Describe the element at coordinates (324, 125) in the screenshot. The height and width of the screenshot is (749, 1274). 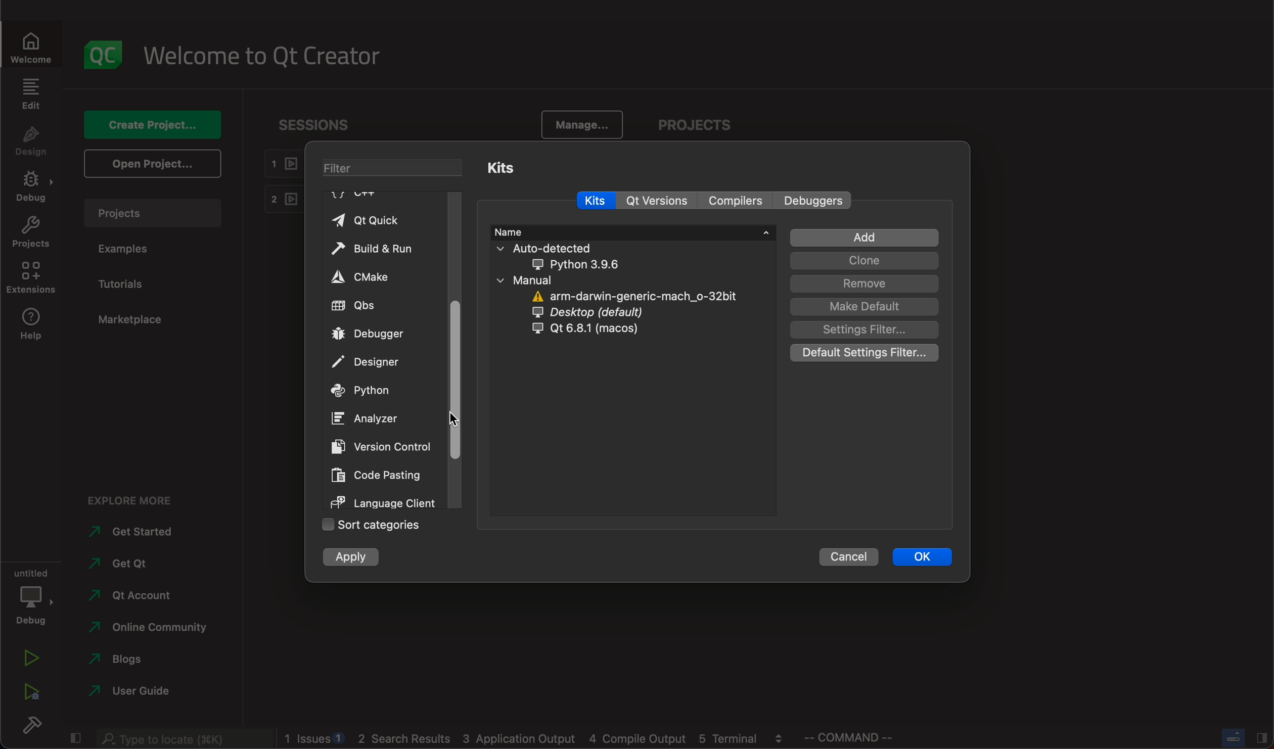
I see `sessions` at that location.